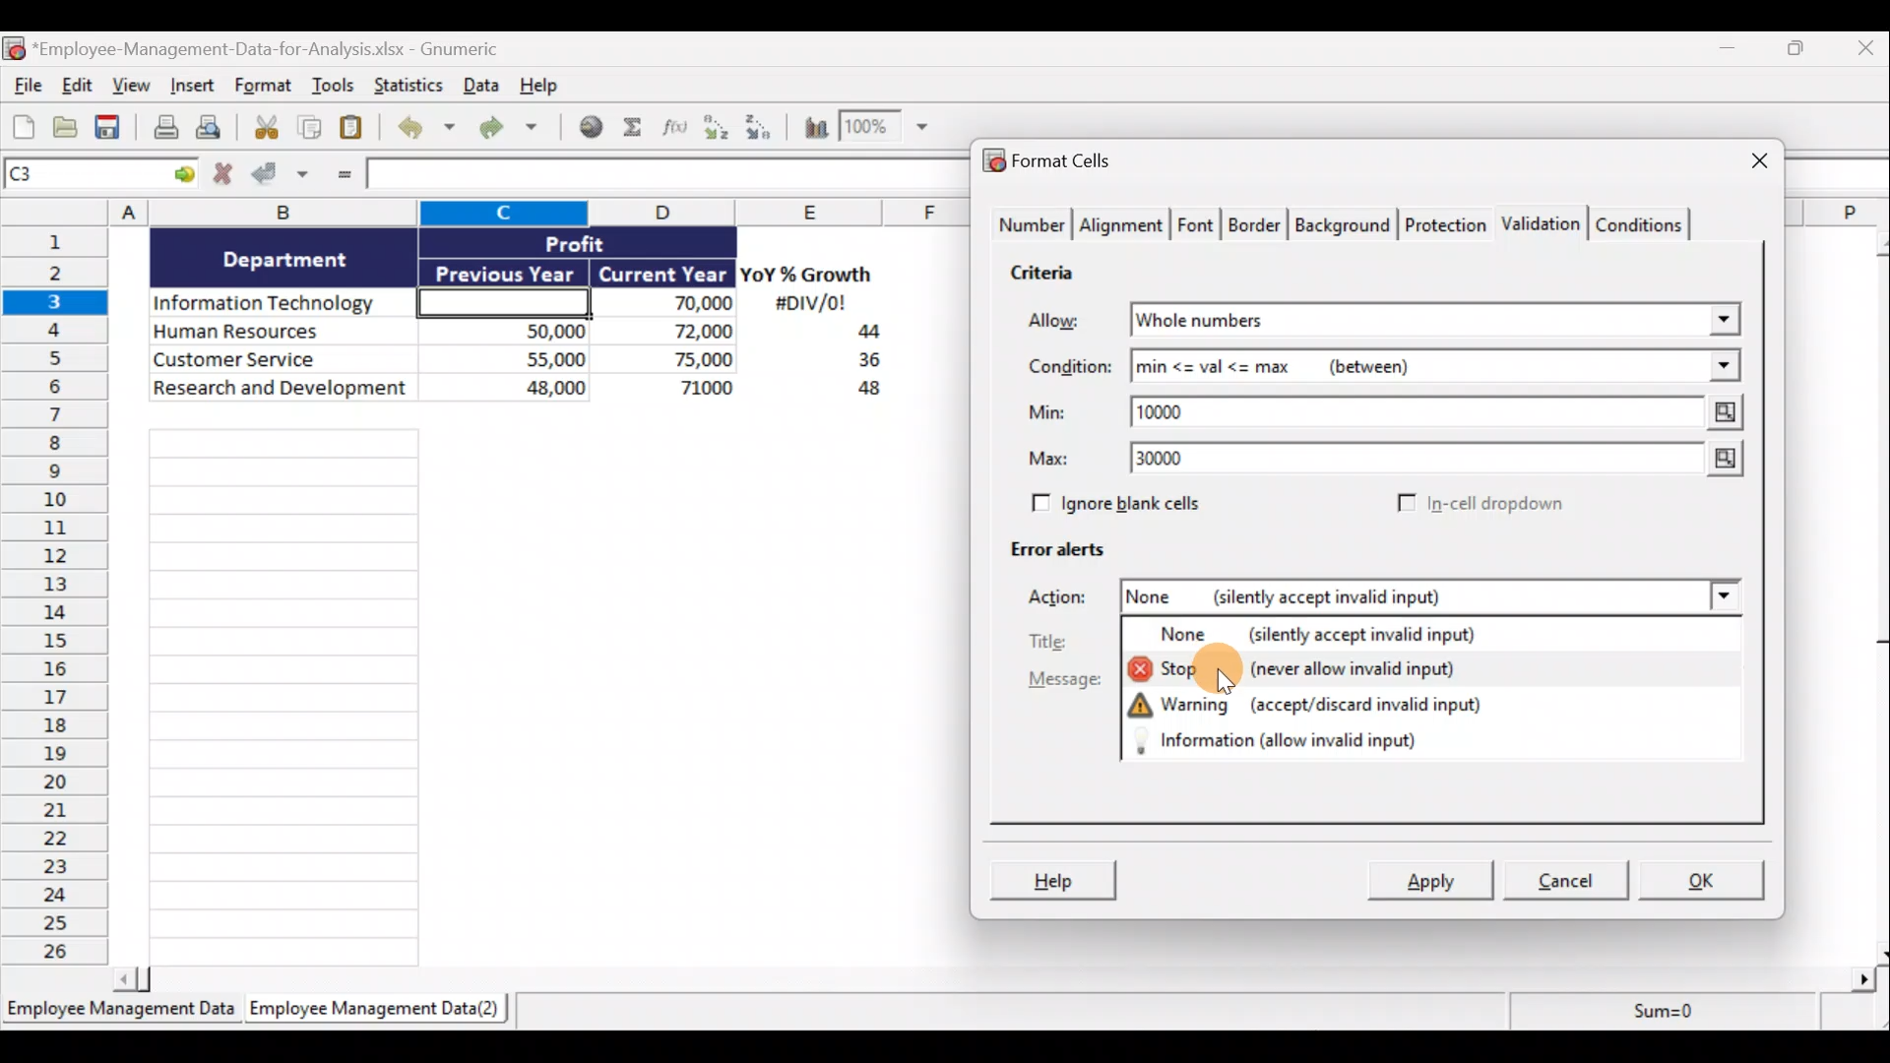 Image resolution: width=1890 pixels, height=1063 pixels. What do you see at coordinates (1725, 367) in the screenshot?
I see `Condition drop down` at bounding box center [1725, 367].